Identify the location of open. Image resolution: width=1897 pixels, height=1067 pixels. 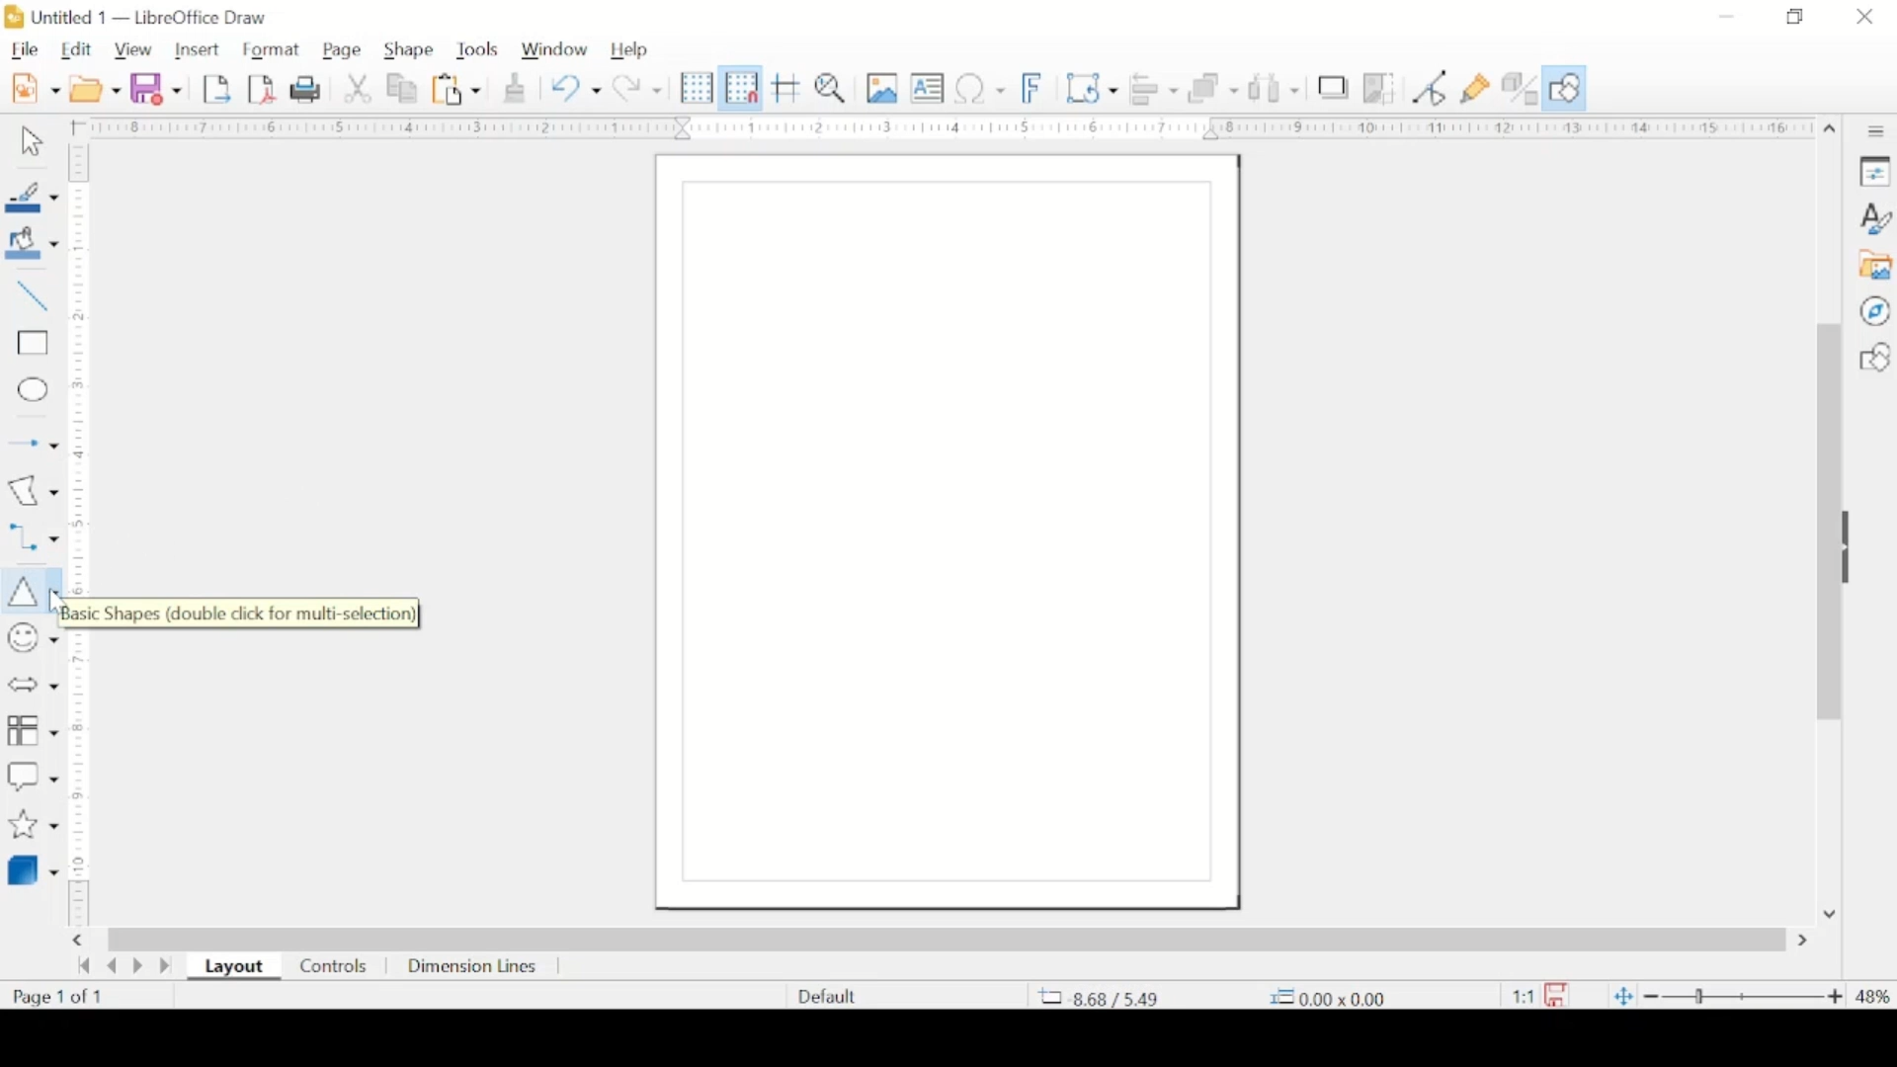
(95, 89).